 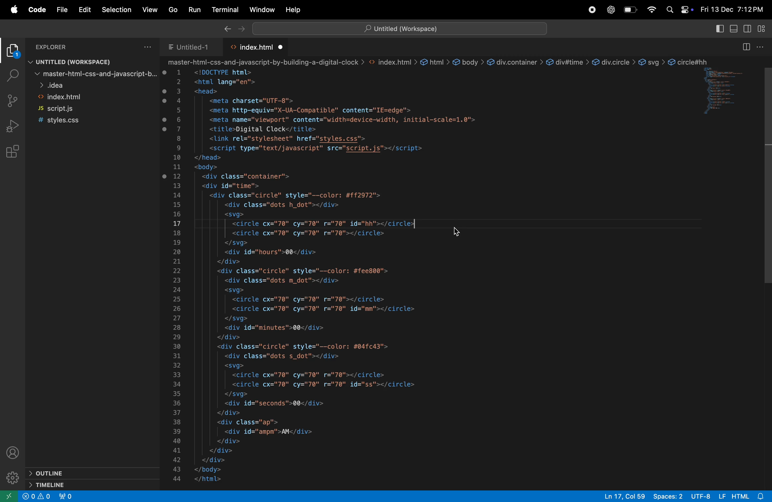 What do you see at coordinates (630, 10) in the screenshot?
I see `battery` at bounding box center [630, 10].